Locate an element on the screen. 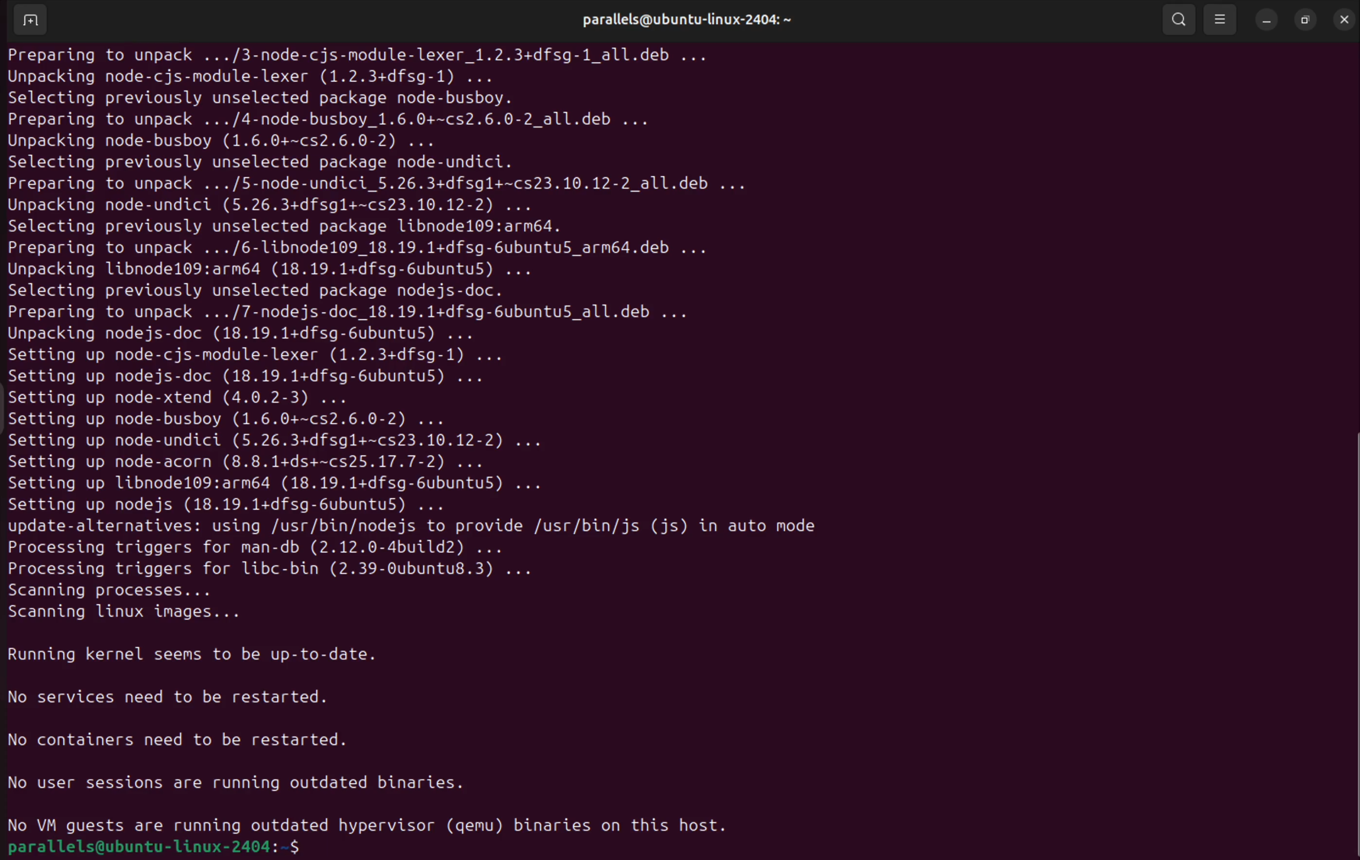  No user sessions are running outdated binaries. is located at coordinates (234, 782).